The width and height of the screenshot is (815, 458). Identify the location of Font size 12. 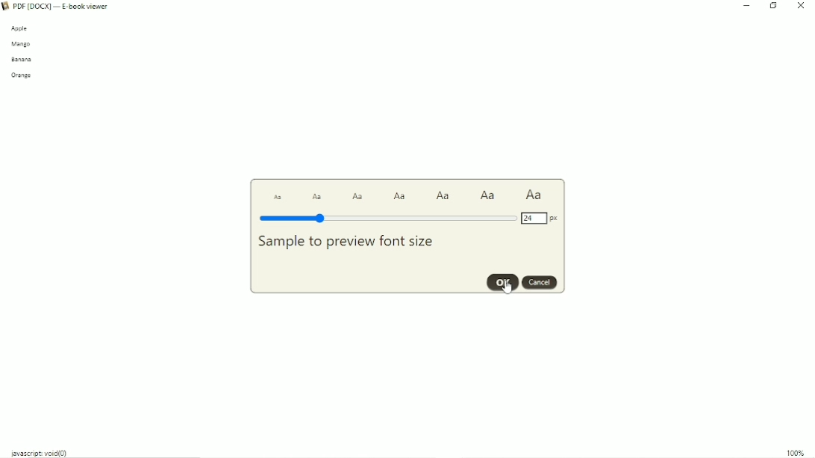
(388, 219).